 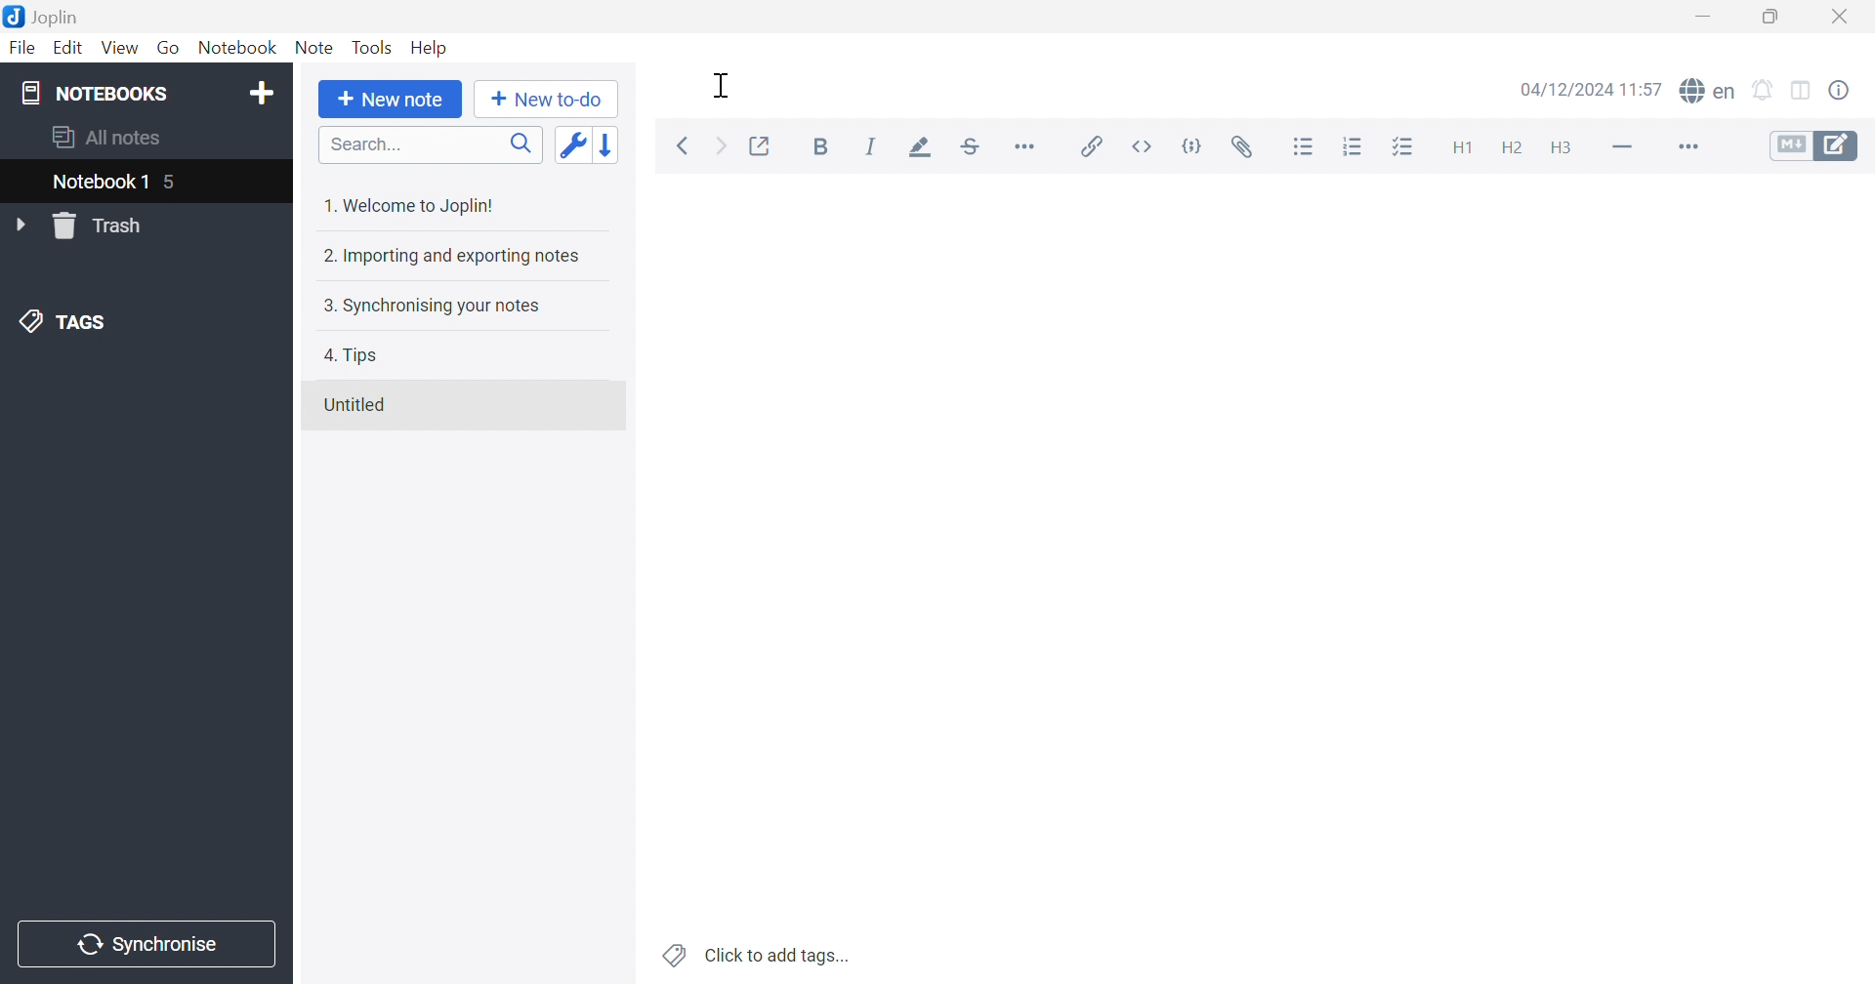 What do you see at coordinates (871, 146) in the screenshot?
I see `Italic` at bounding box center [871, 146].